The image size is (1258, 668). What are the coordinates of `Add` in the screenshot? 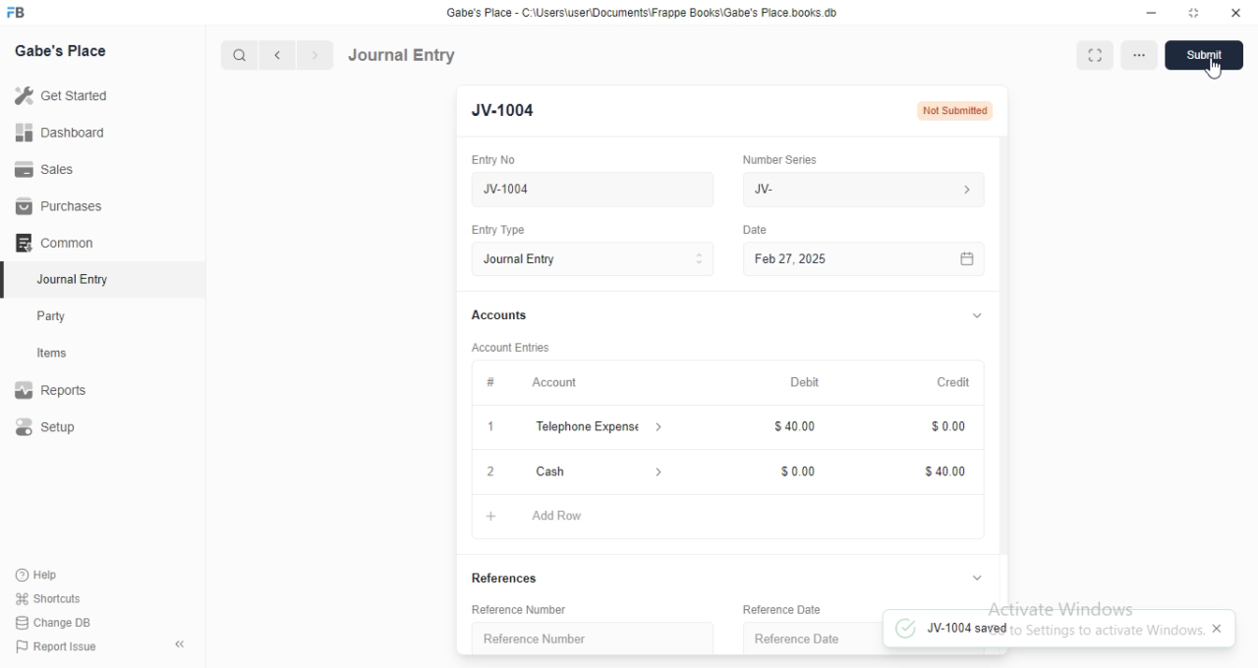 It's located at (486, 516).